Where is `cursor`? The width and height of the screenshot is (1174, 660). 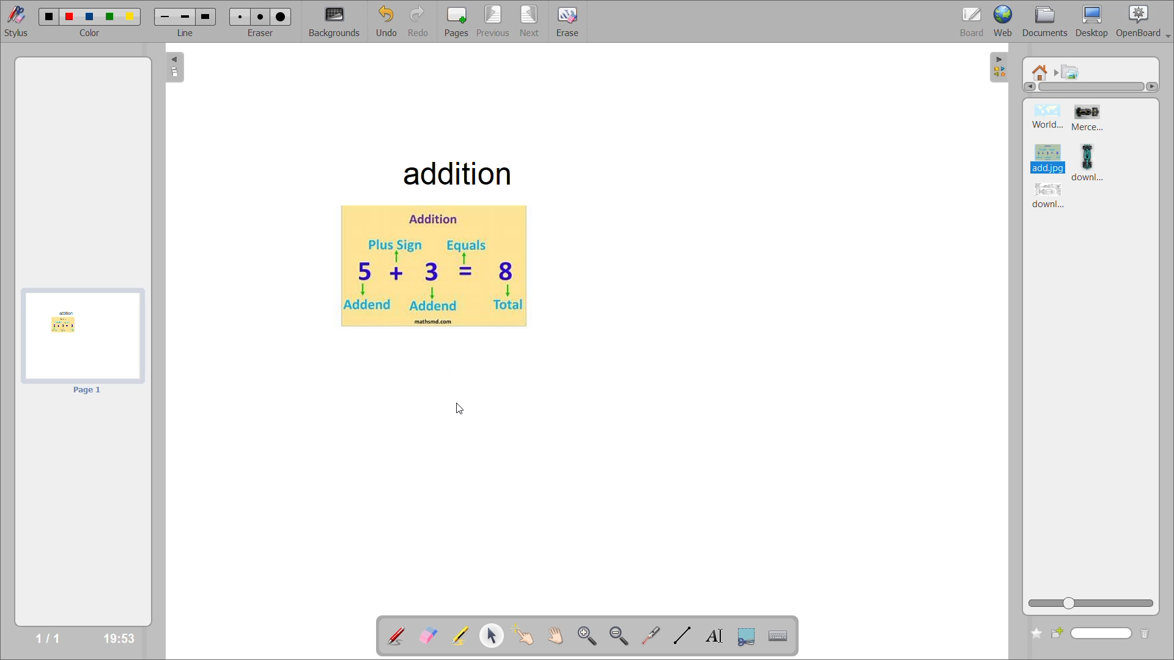
cursor is located at coordinates (458, 409).